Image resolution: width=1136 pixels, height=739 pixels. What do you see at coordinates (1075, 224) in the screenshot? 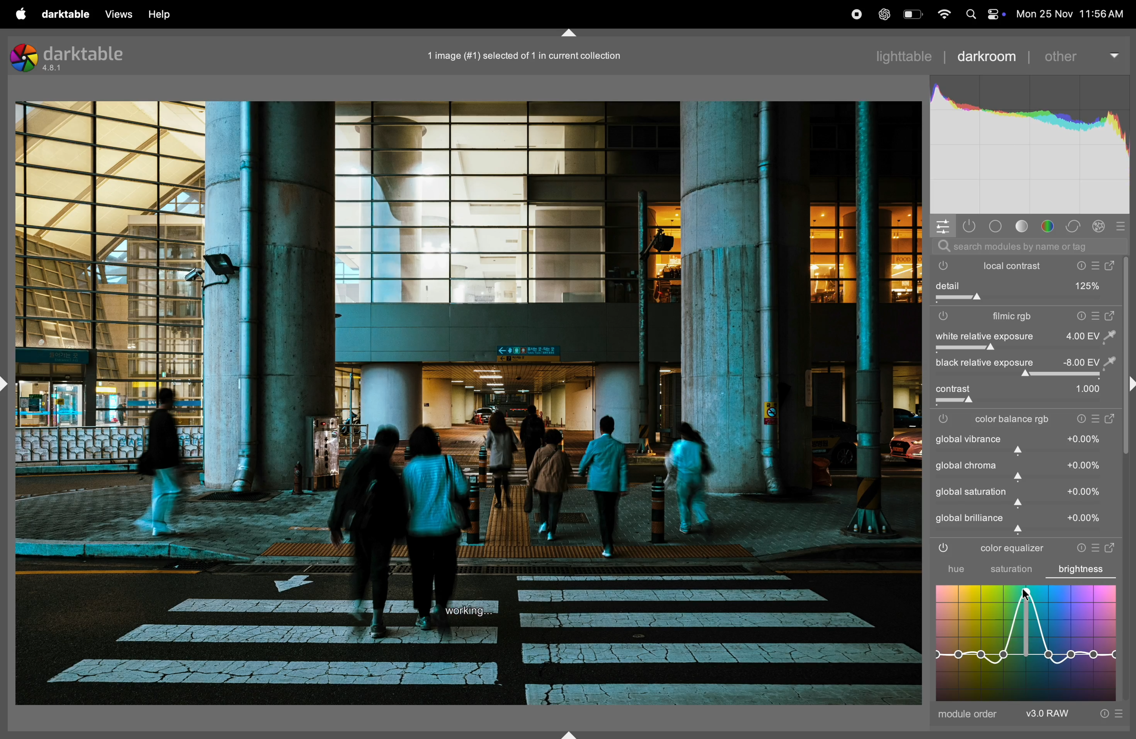
I see `correct` at bounding box center [1075, 224].